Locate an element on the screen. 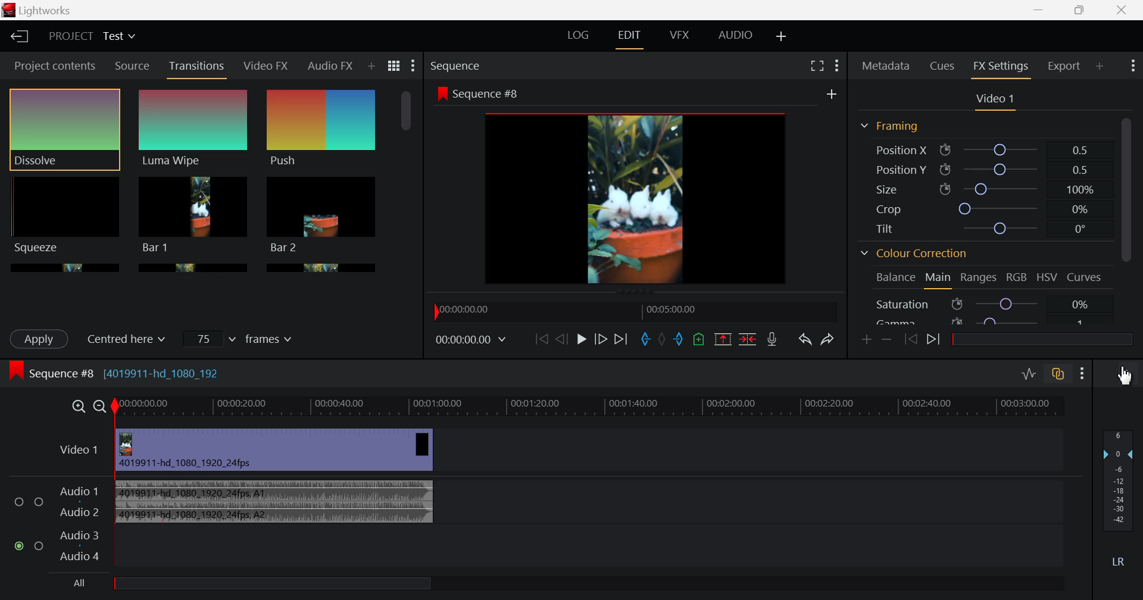  Restore Down is located at coordinates (1039, 11).